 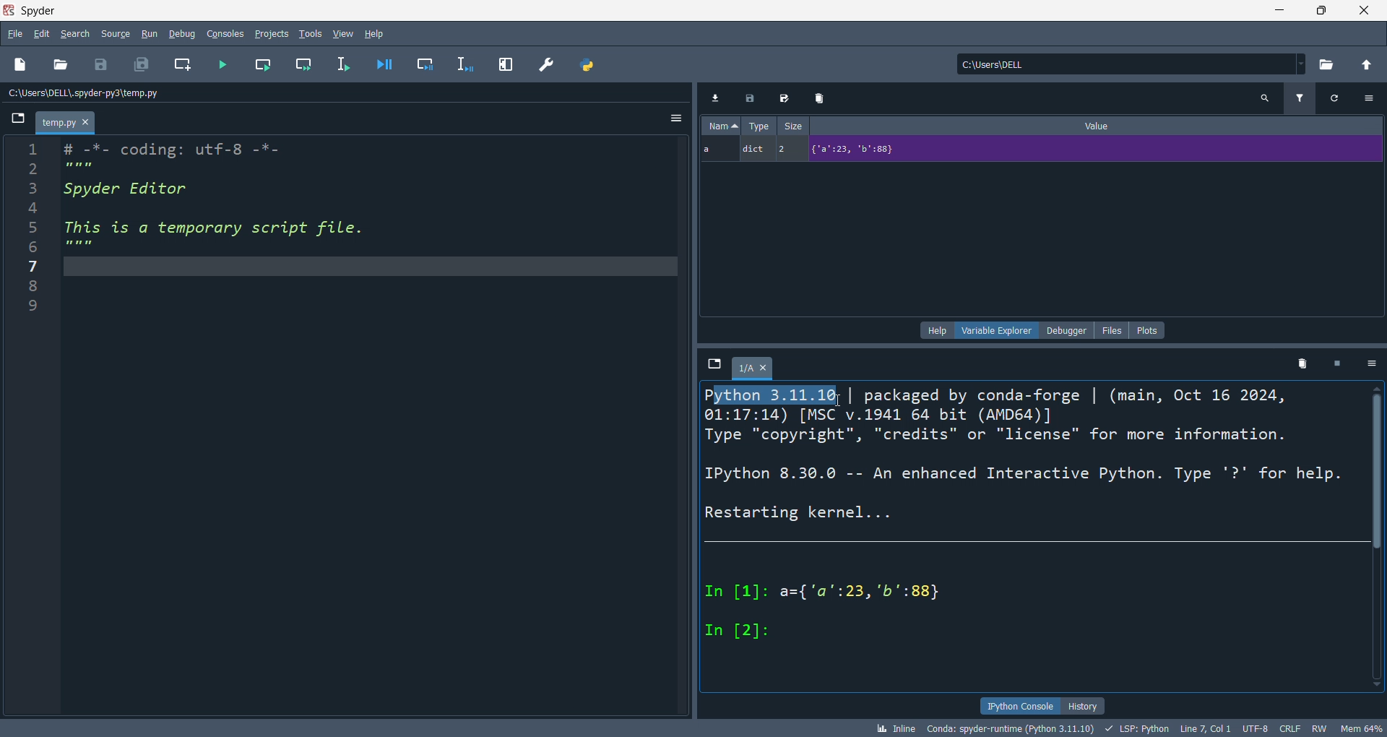 What do you see at coordinates (1037, 150) in the screenshot?
I see `a, dict, 2, {'a':23, 'b': 88}` at bounding box center [1037, 150].